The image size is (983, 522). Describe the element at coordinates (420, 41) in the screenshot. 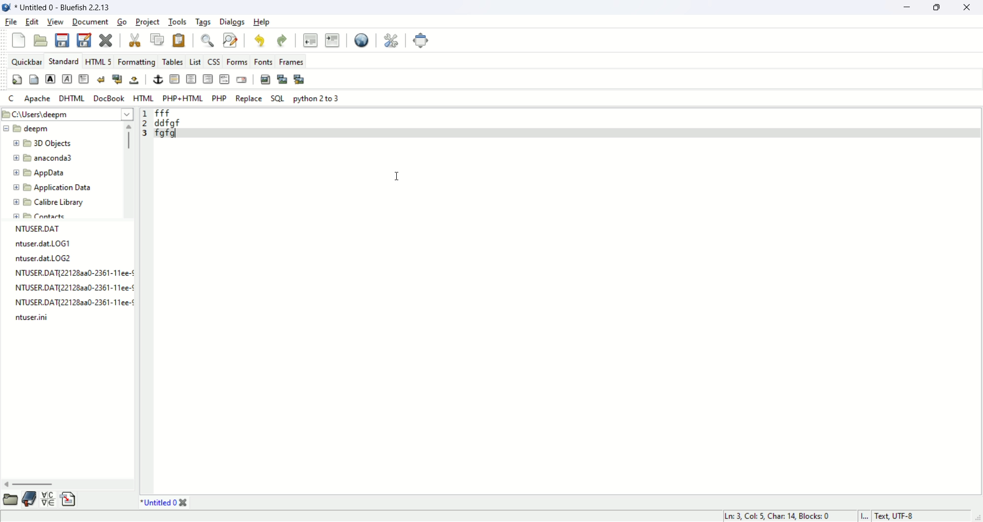

I see `fullscreen` at that location.